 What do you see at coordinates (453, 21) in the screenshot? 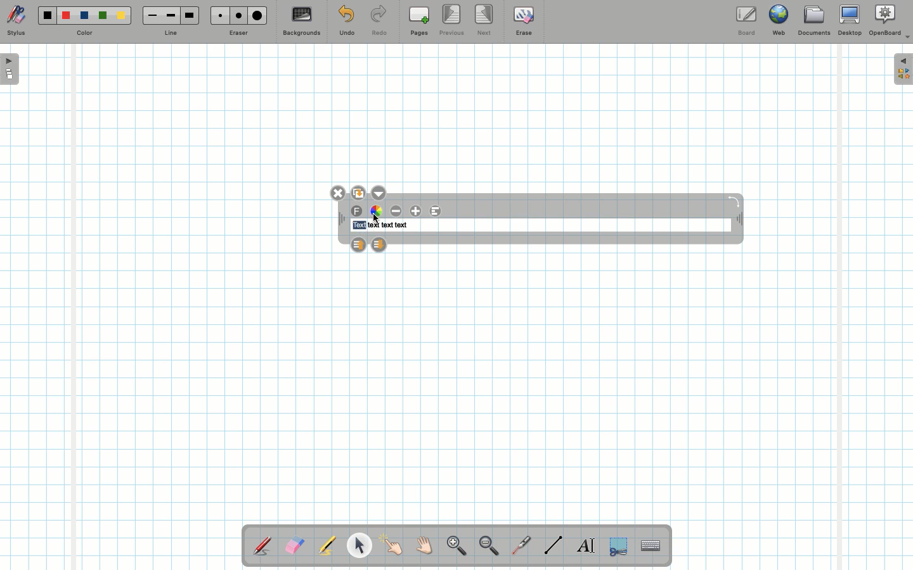
I see `Previous` at bounding box center [453, 21].